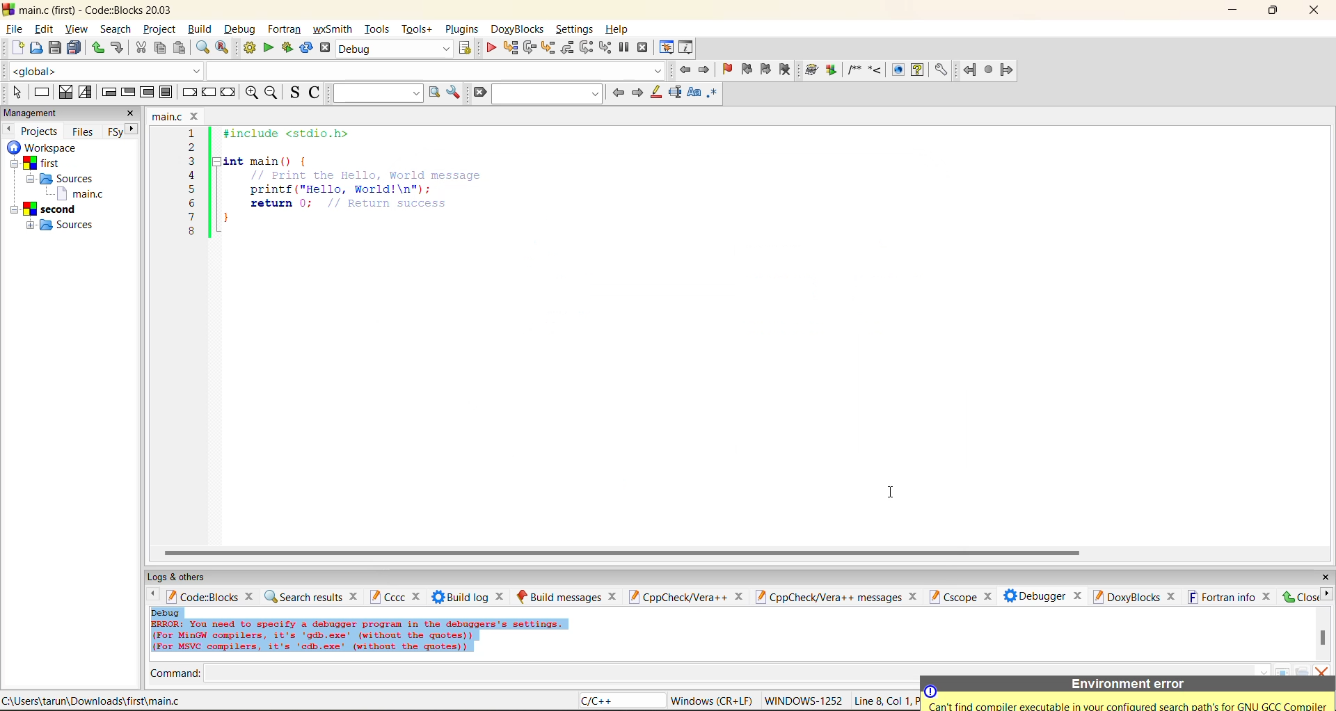  Describe the element at coordinates (1325, 577) in the screenshot. I see `close` at that location.